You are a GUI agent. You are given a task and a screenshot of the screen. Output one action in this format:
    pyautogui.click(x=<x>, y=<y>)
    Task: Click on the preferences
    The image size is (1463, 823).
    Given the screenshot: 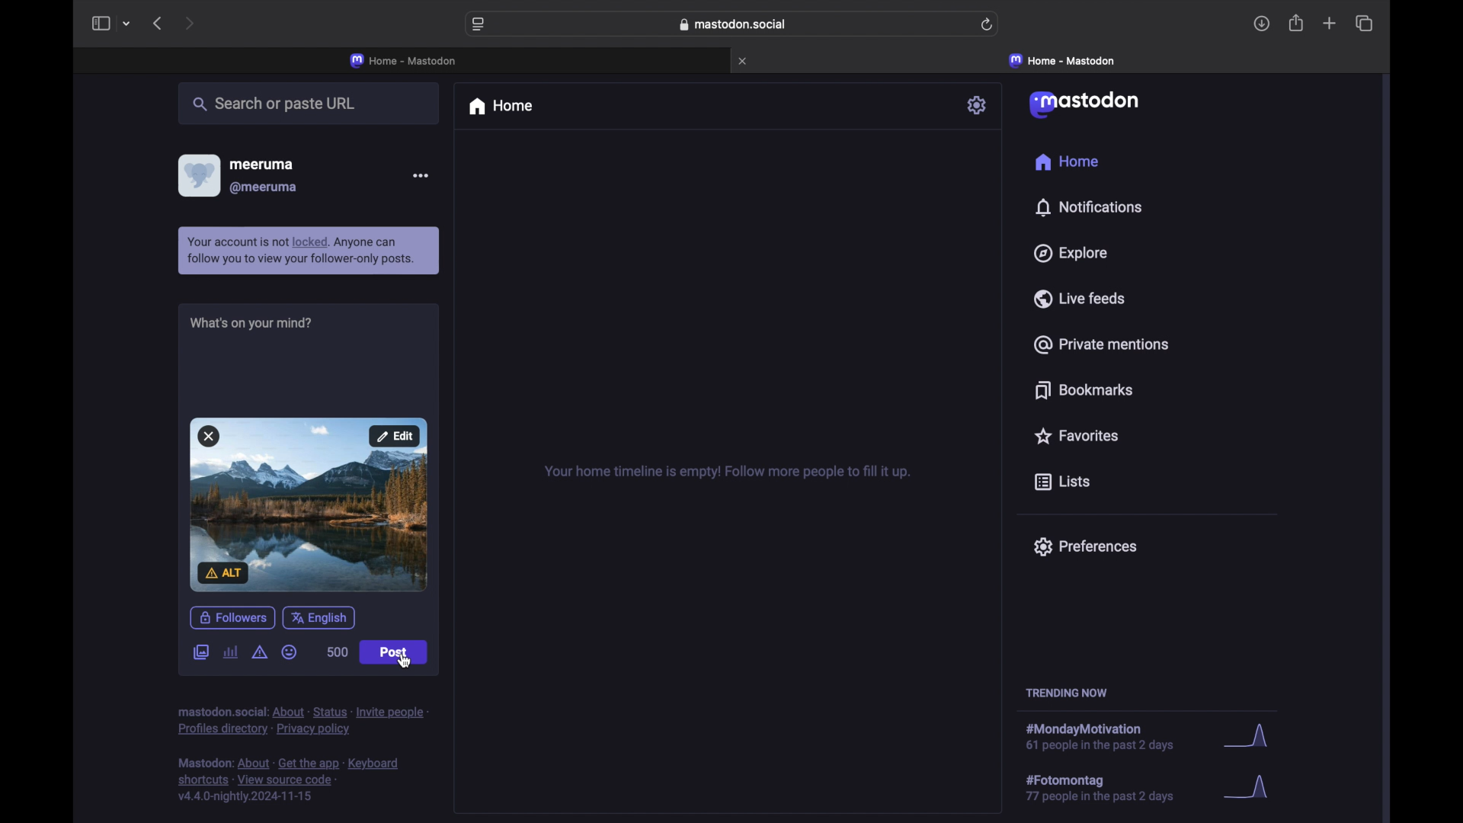 What is the action you would take?
    pyautogui.click(x=1087, y=547)
    